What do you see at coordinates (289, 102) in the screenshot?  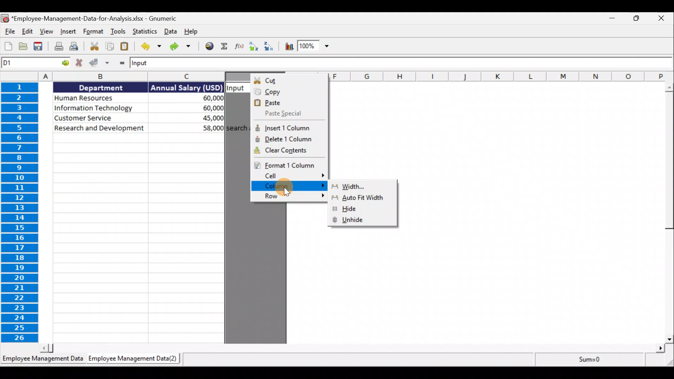 I see `Paste` at bounding box center [289, 102].